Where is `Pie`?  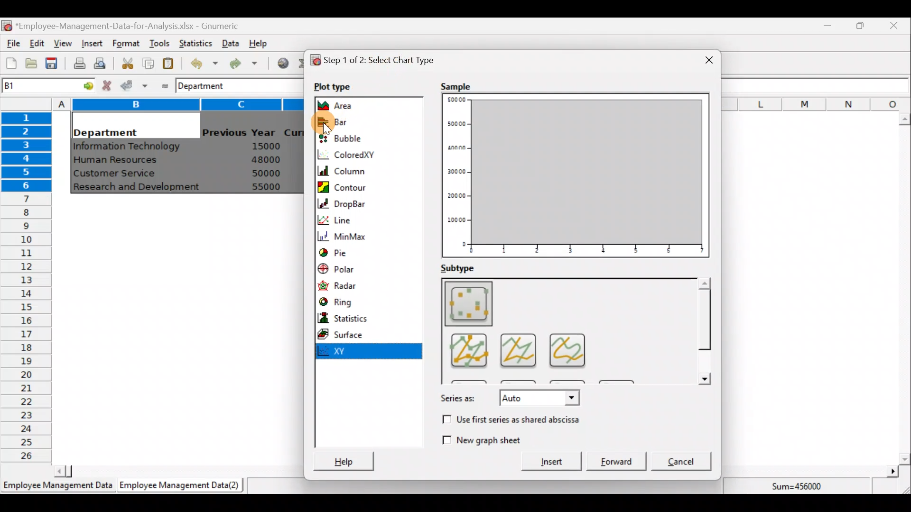
Pie is located at coordinates (348, 253).